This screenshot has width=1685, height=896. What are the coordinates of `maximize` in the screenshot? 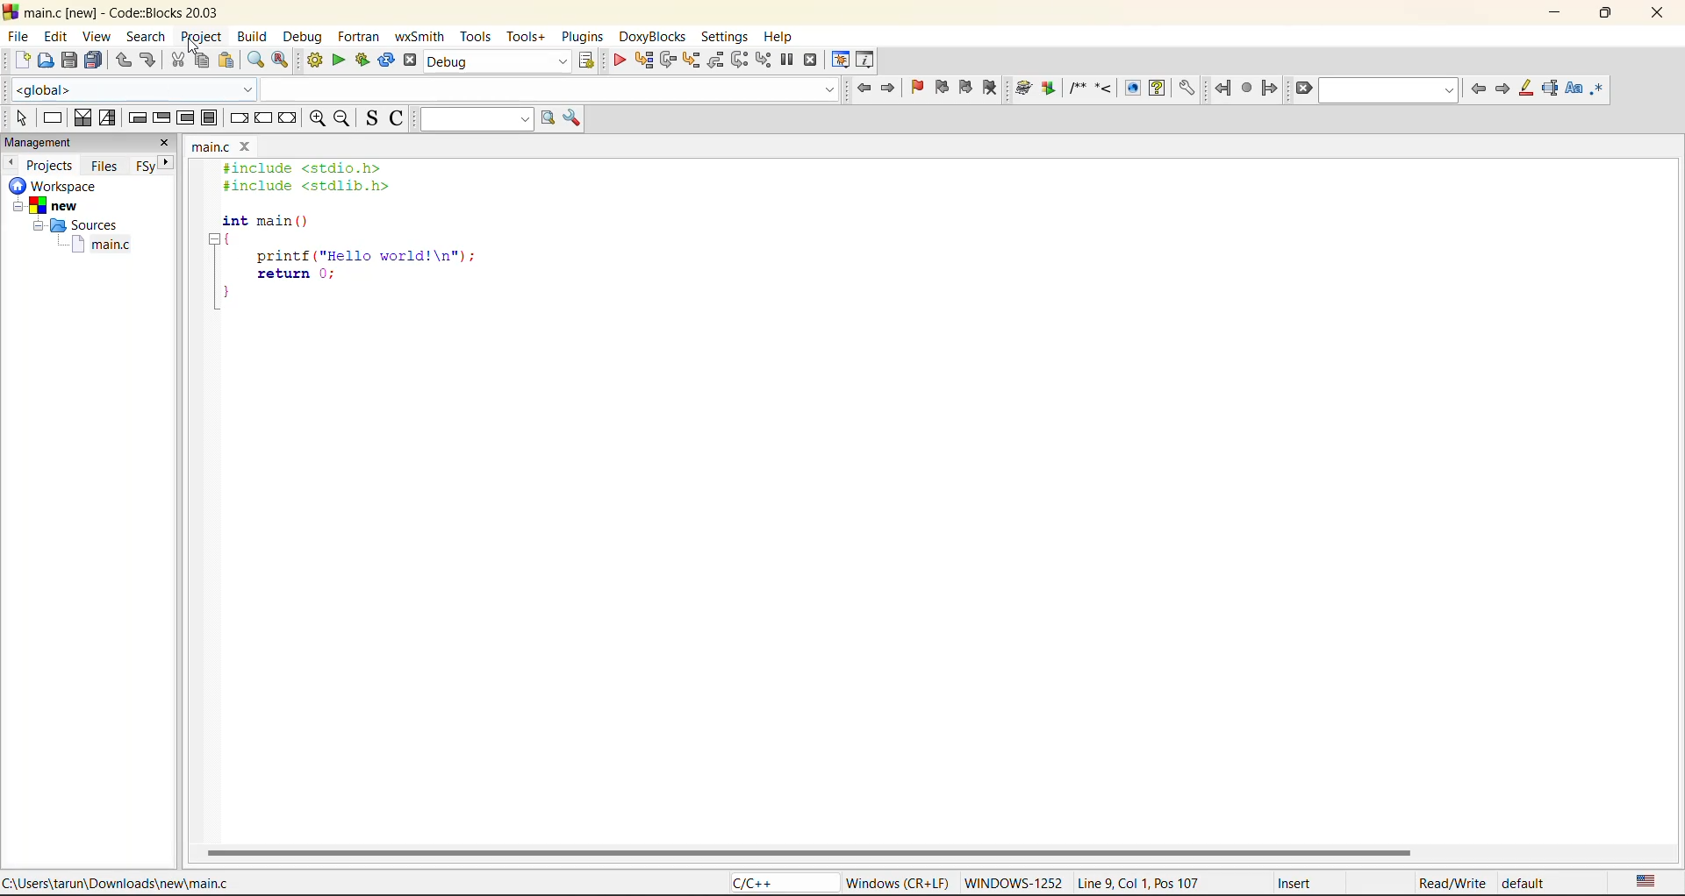 It's located at (1610, 16).